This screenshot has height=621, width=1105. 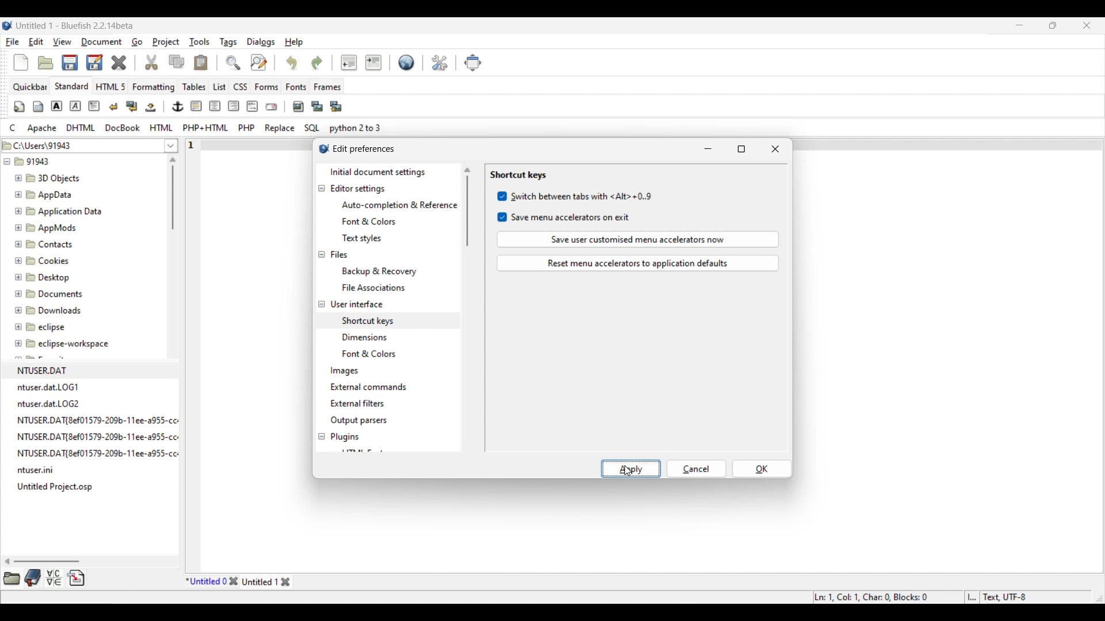 I want to click on Forms, so click(x=266, y=87).